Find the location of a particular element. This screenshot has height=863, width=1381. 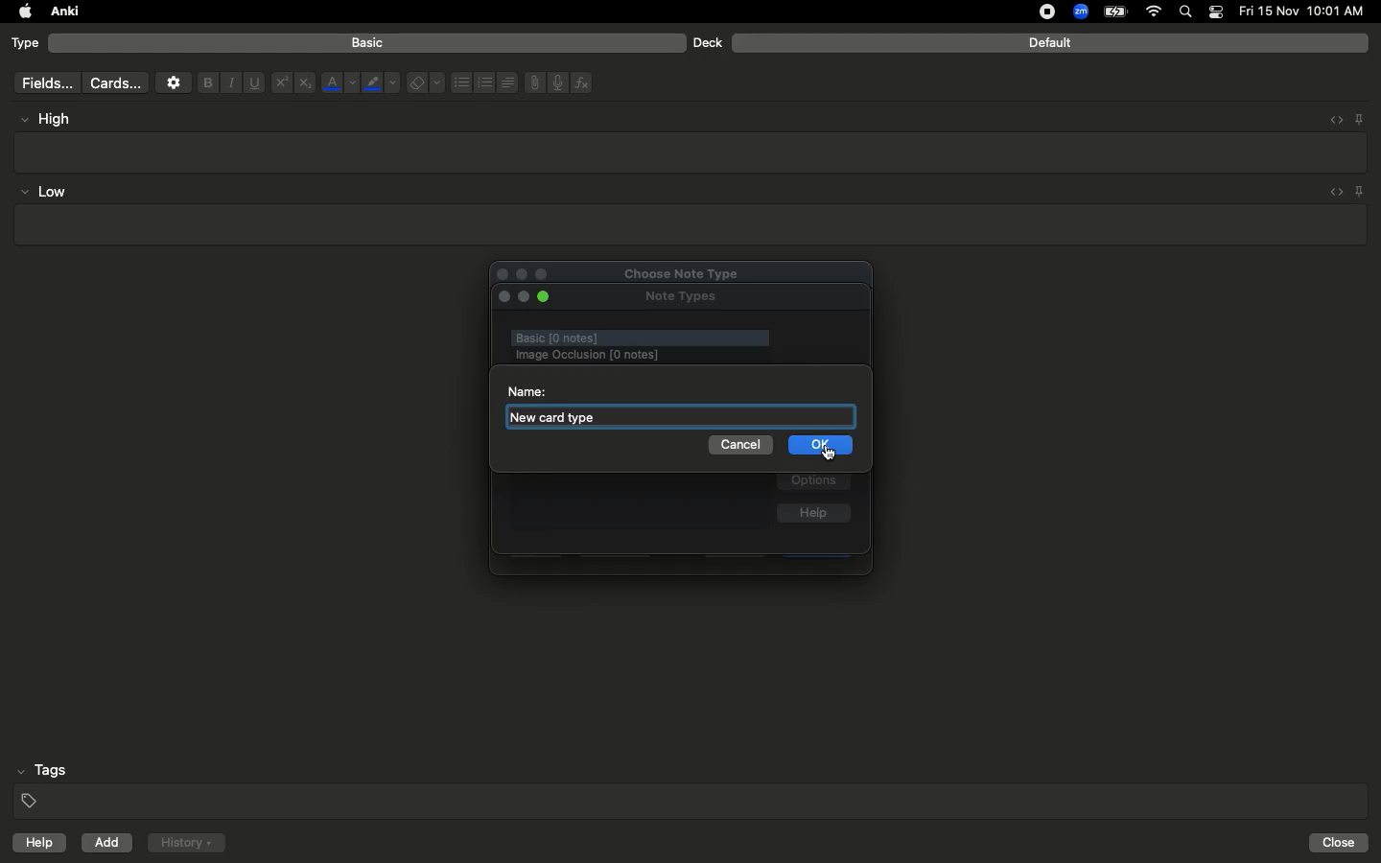

Underline is located at coordinates (253, 83).